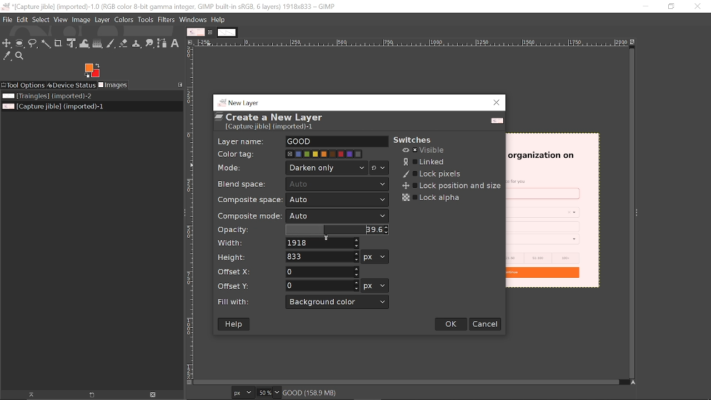 The image size is (711, 400). I want to click on Access this image menu, so click(190, 42).